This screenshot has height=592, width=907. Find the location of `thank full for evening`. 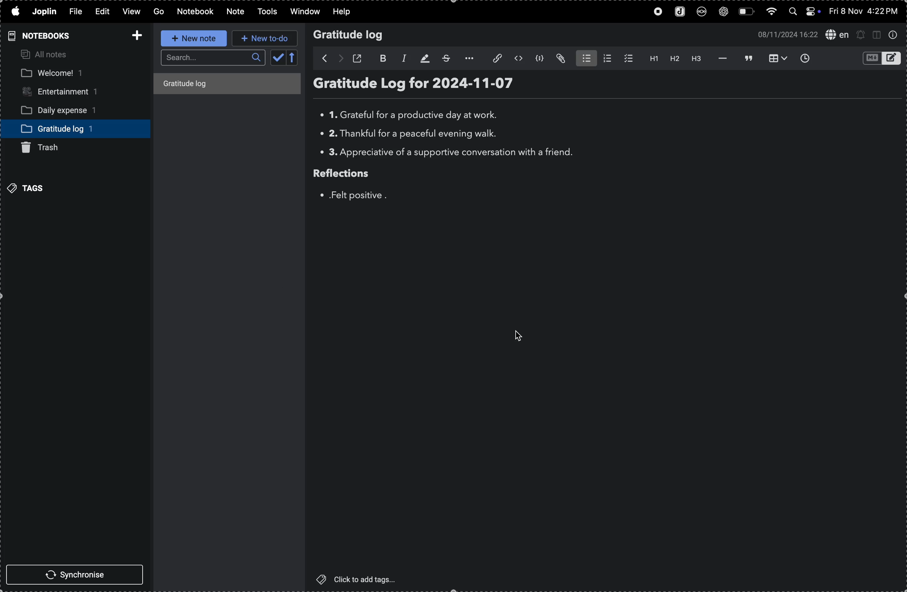

thank full for evening is located at coordinates (408, 135).